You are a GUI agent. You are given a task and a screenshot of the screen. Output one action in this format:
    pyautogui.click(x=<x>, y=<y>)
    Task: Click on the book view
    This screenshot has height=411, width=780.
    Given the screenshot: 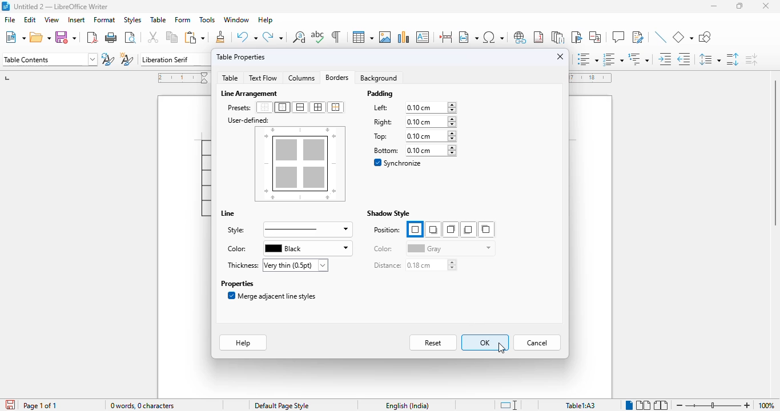 What is the action you would take?
    pyautogui.click(x=661, y=405)
    